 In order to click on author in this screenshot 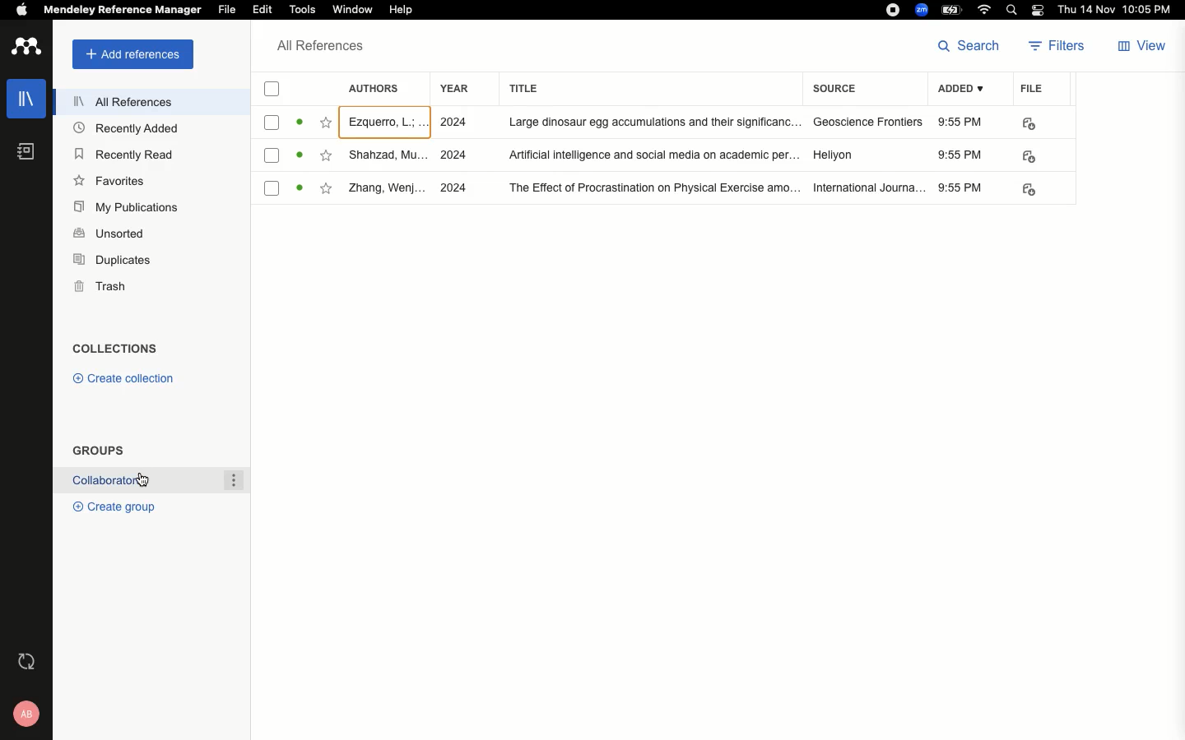, I will do `click(386, 120)`.